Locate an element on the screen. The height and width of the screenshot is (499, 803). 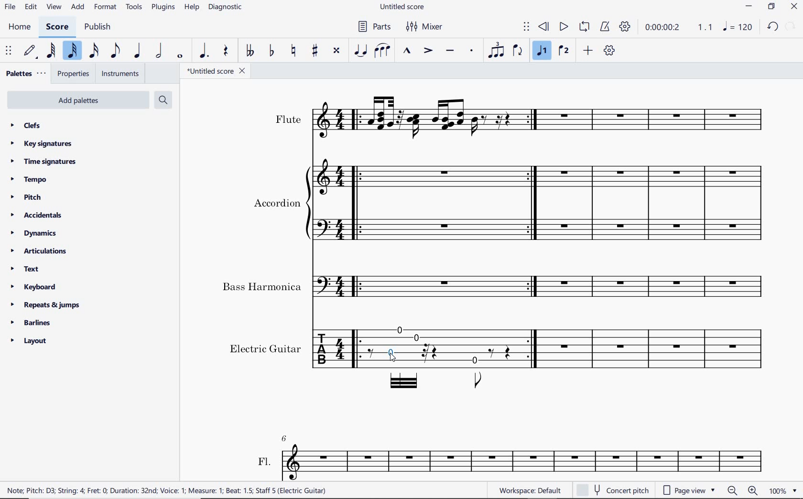
augmentation dot is located at coordinates (204, 51).